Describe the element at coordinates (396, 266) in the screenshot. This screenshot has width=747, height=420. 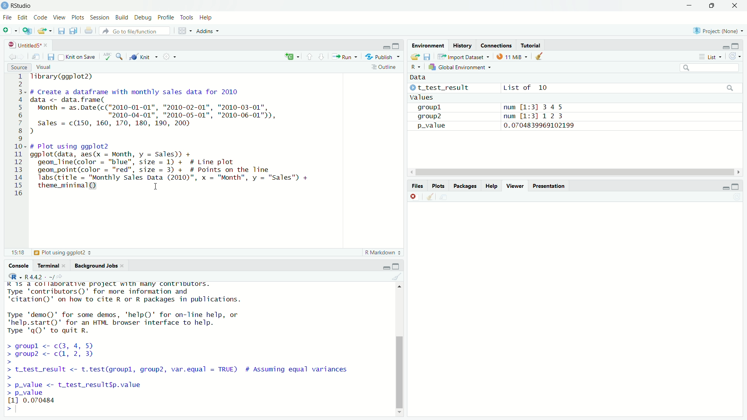
I see `maximise` at that location.